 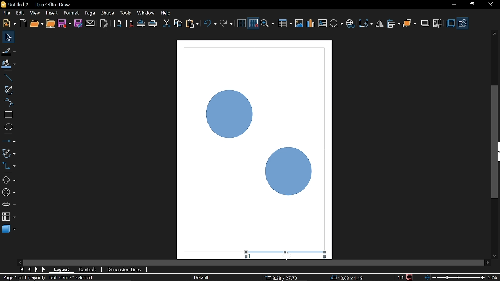 I want to click on Connector, so click(x=9, y=165).